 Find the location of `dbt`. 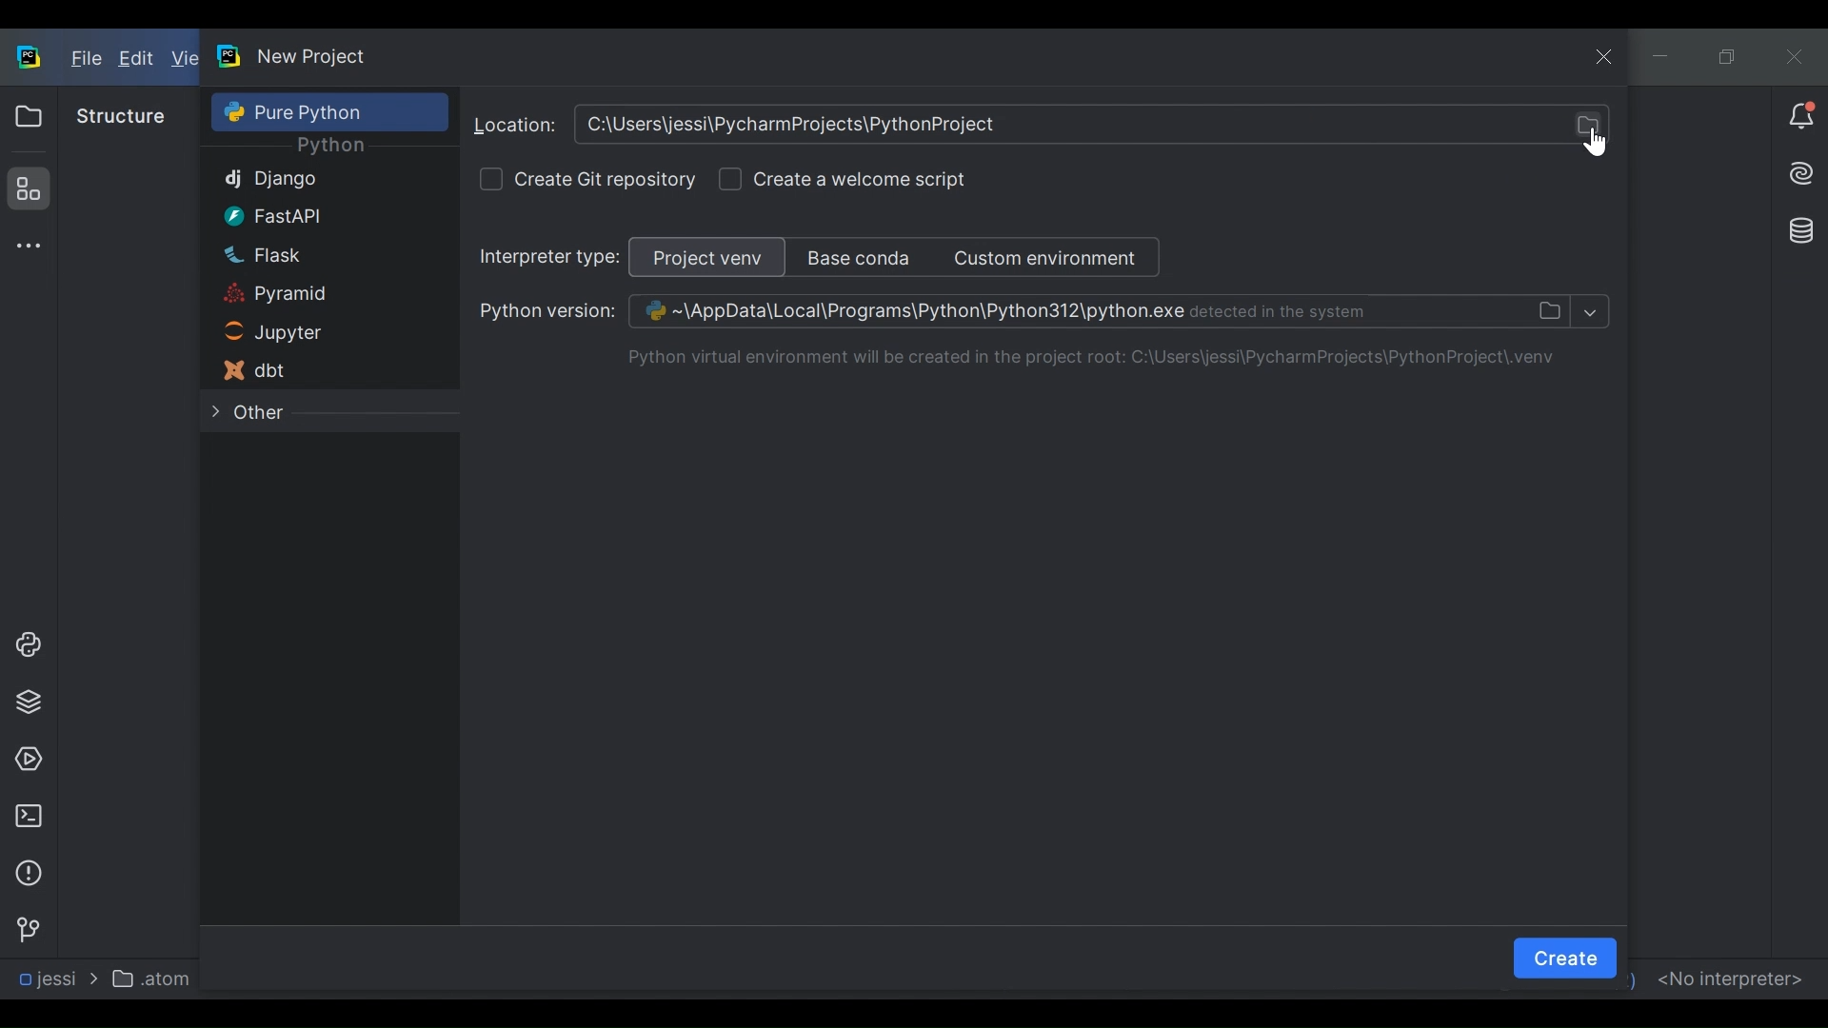

dbt is located at coordinates (314, 371).